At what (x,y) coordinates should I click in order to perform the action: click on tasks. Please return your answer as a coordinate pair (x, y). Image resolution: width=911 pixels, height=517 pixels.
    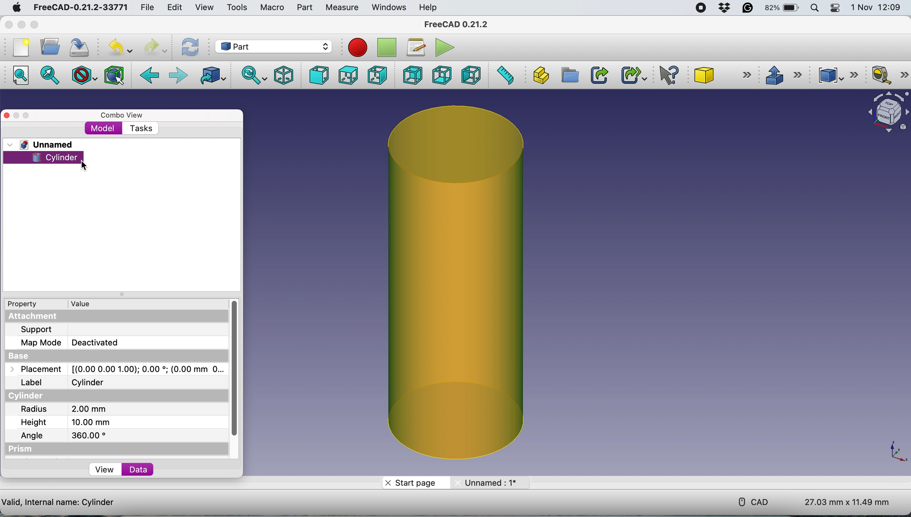
    Looking at the image, I should click on (140, 129).